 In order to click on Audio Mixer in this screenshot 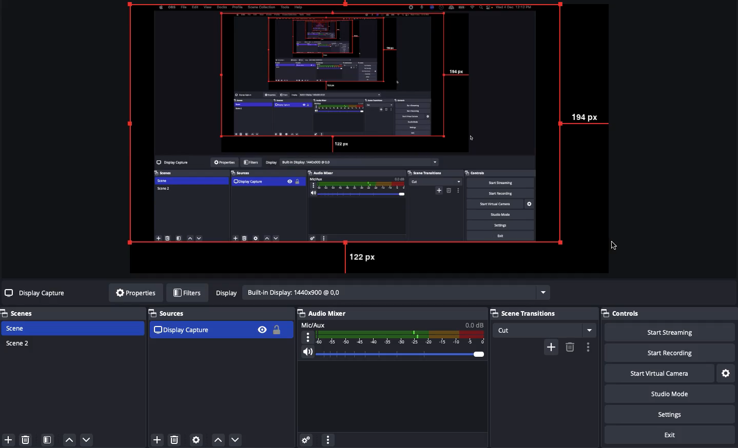, I will do `click(392, 337)`.